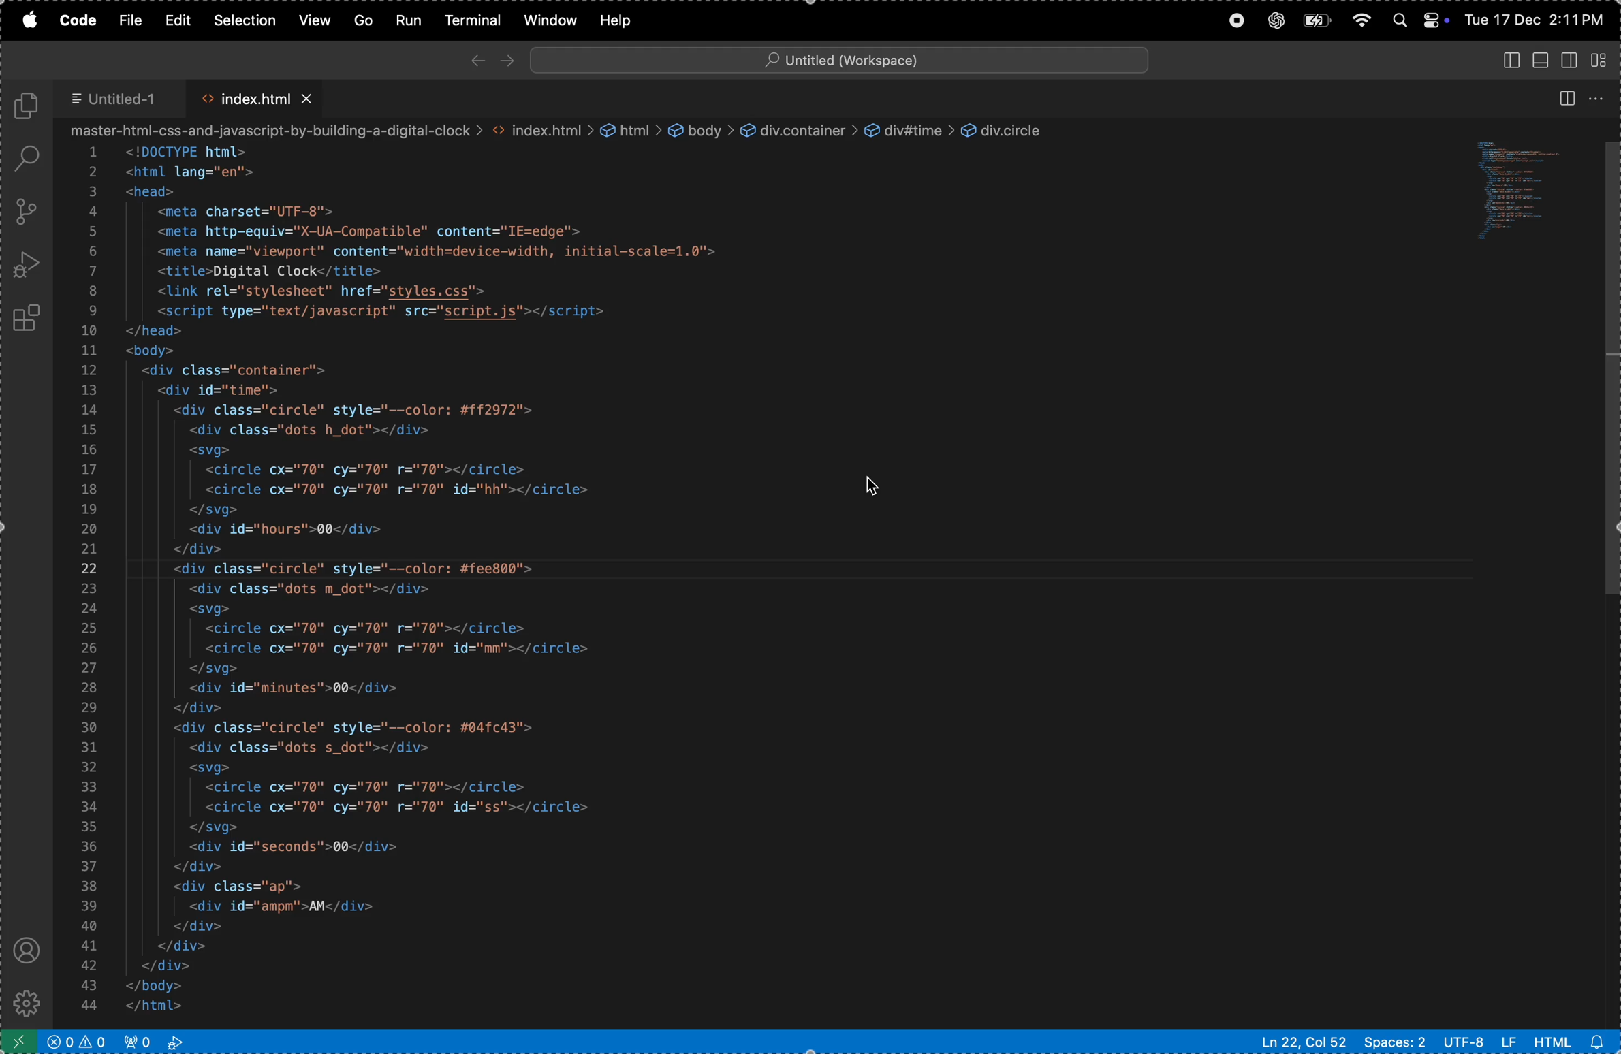 The width and height of the screenshot is (1621, 1054). Describe the element at coordinates (1542, 61) in the screenshot. I see `toggle primary side bar` at that location.